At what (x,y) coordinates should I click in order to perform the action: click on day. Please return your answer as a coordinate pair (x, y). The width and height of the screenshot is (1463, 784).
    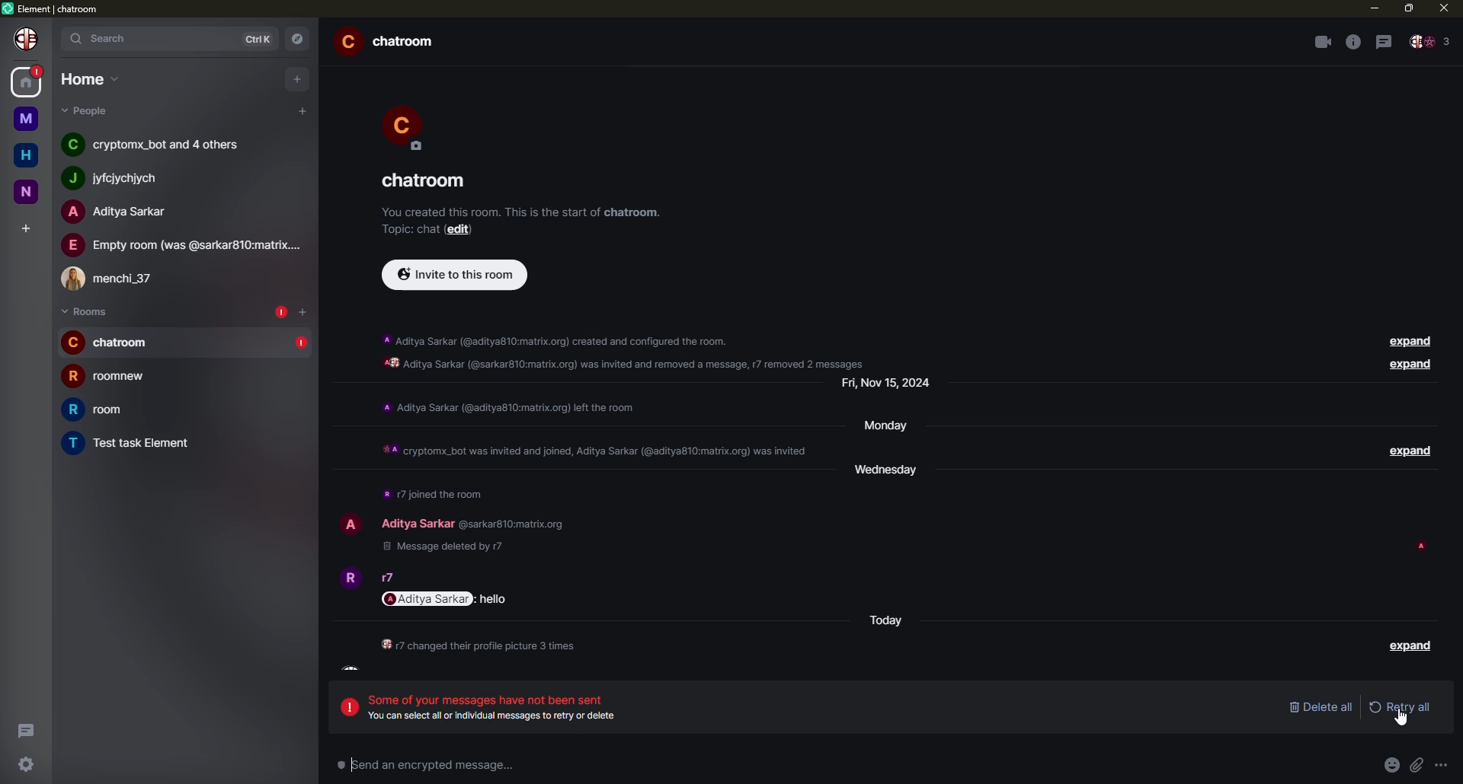
    Looking at the image, I should click on (889, 427).